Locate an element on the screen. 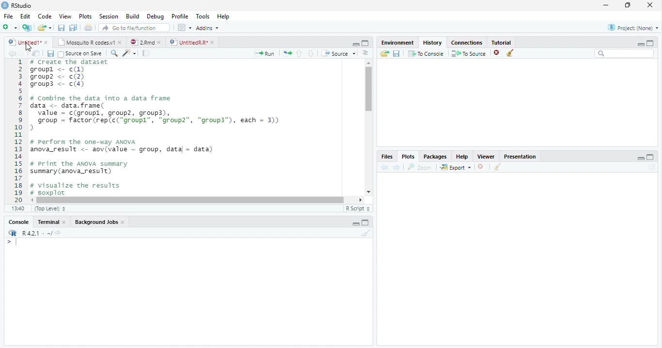 The image size is (662, 348). Delete file is located at coordinates (498, 53).